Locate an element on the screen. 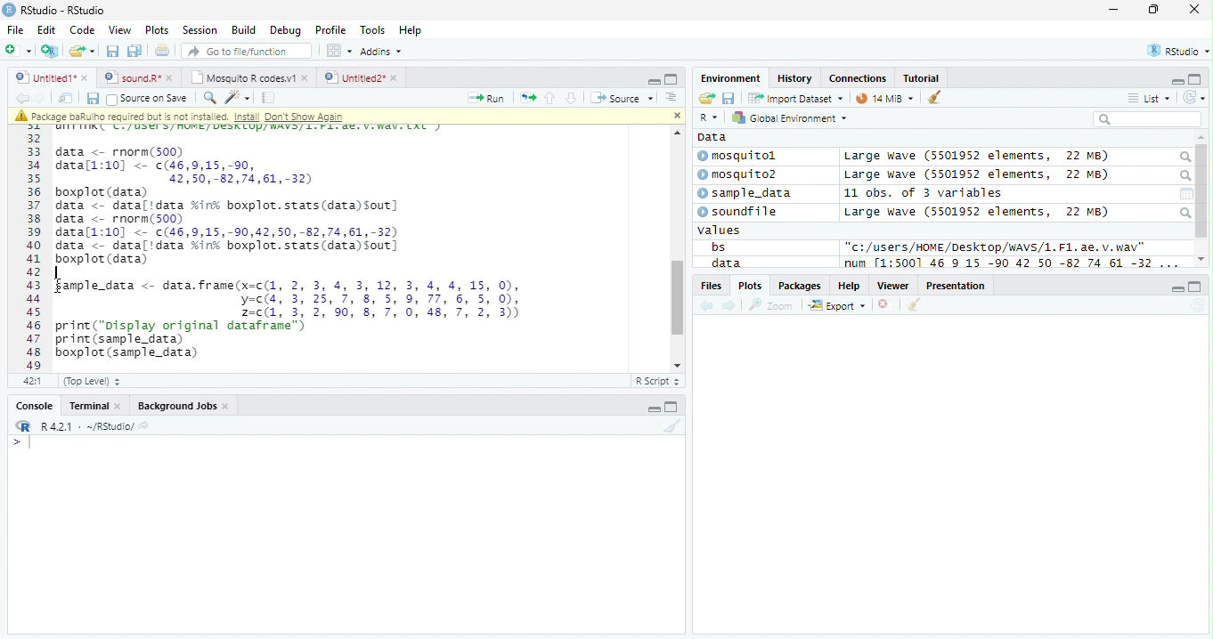  scroll down is located at coordinates (673, 365).